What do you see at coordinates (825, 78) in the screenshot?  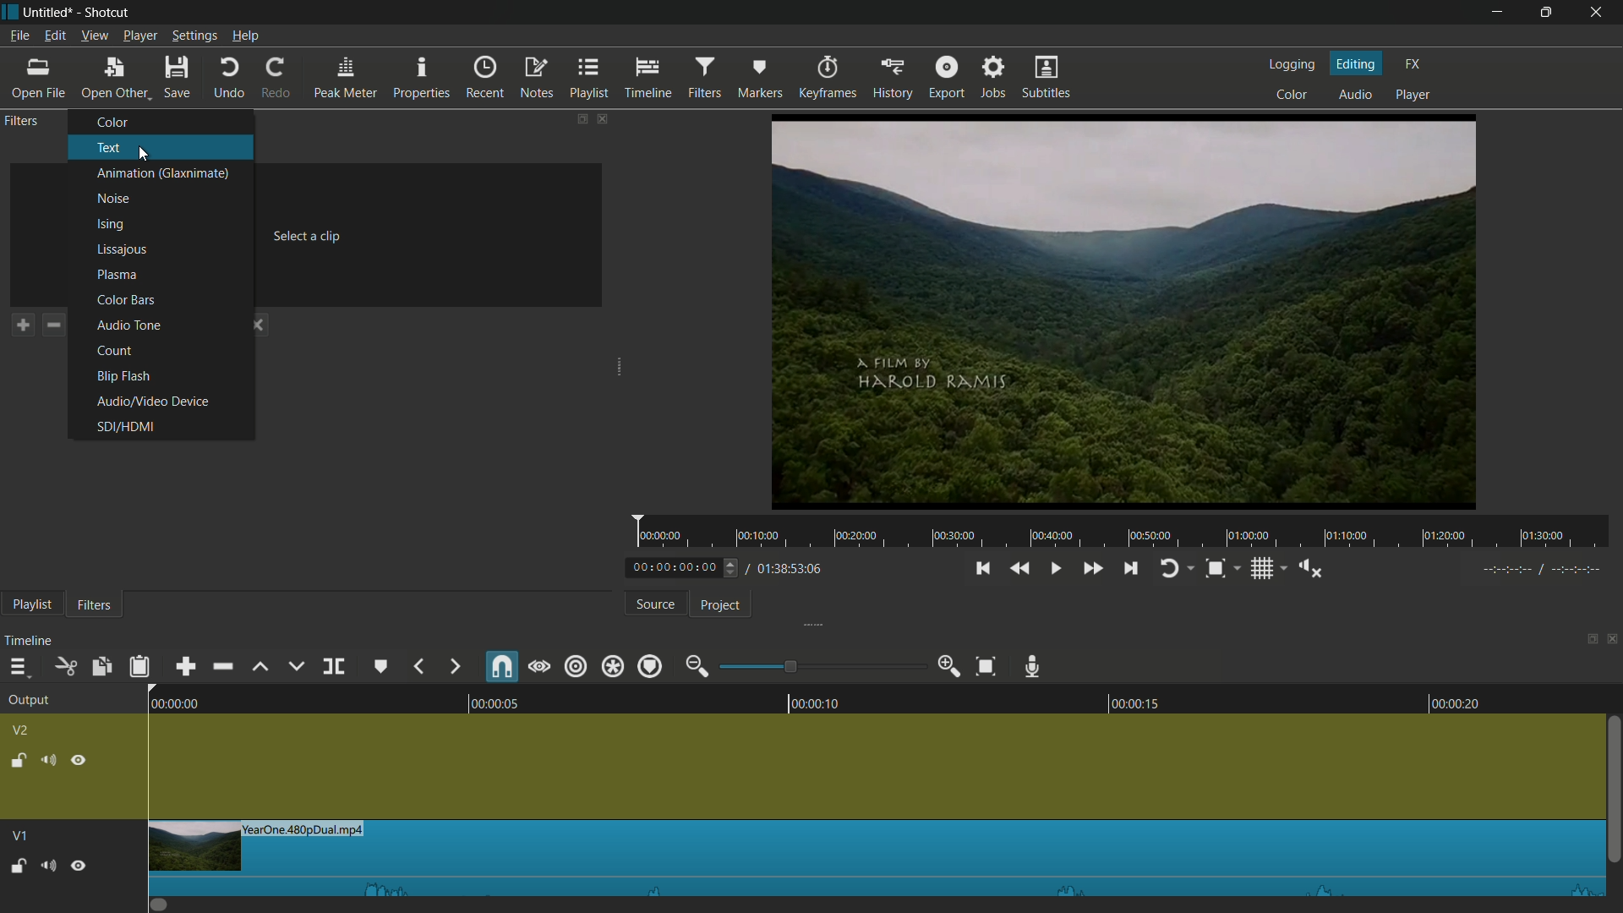 I see `keyframes` at bounding box center [825, 78].